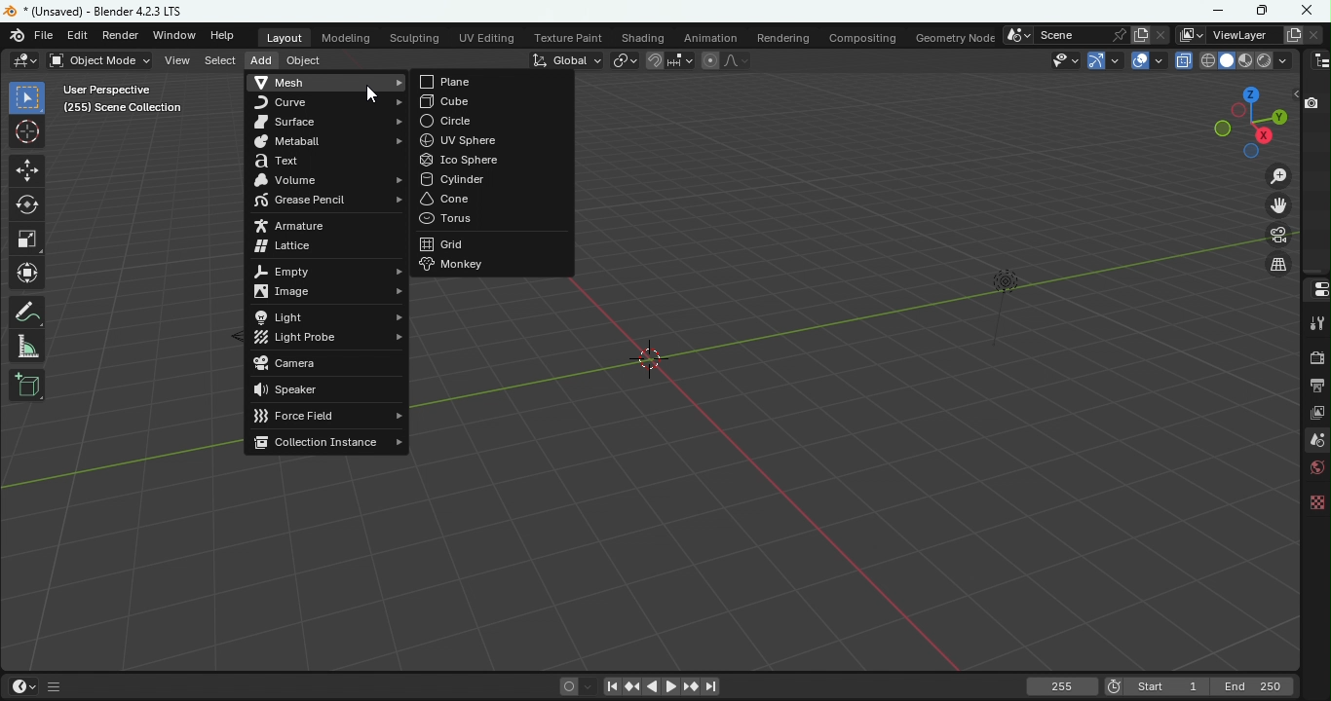 This screenshot has width=1331, height=701. Describe the element at coordinates (655, 58) in the screenshot. I see `Snap` at that location.